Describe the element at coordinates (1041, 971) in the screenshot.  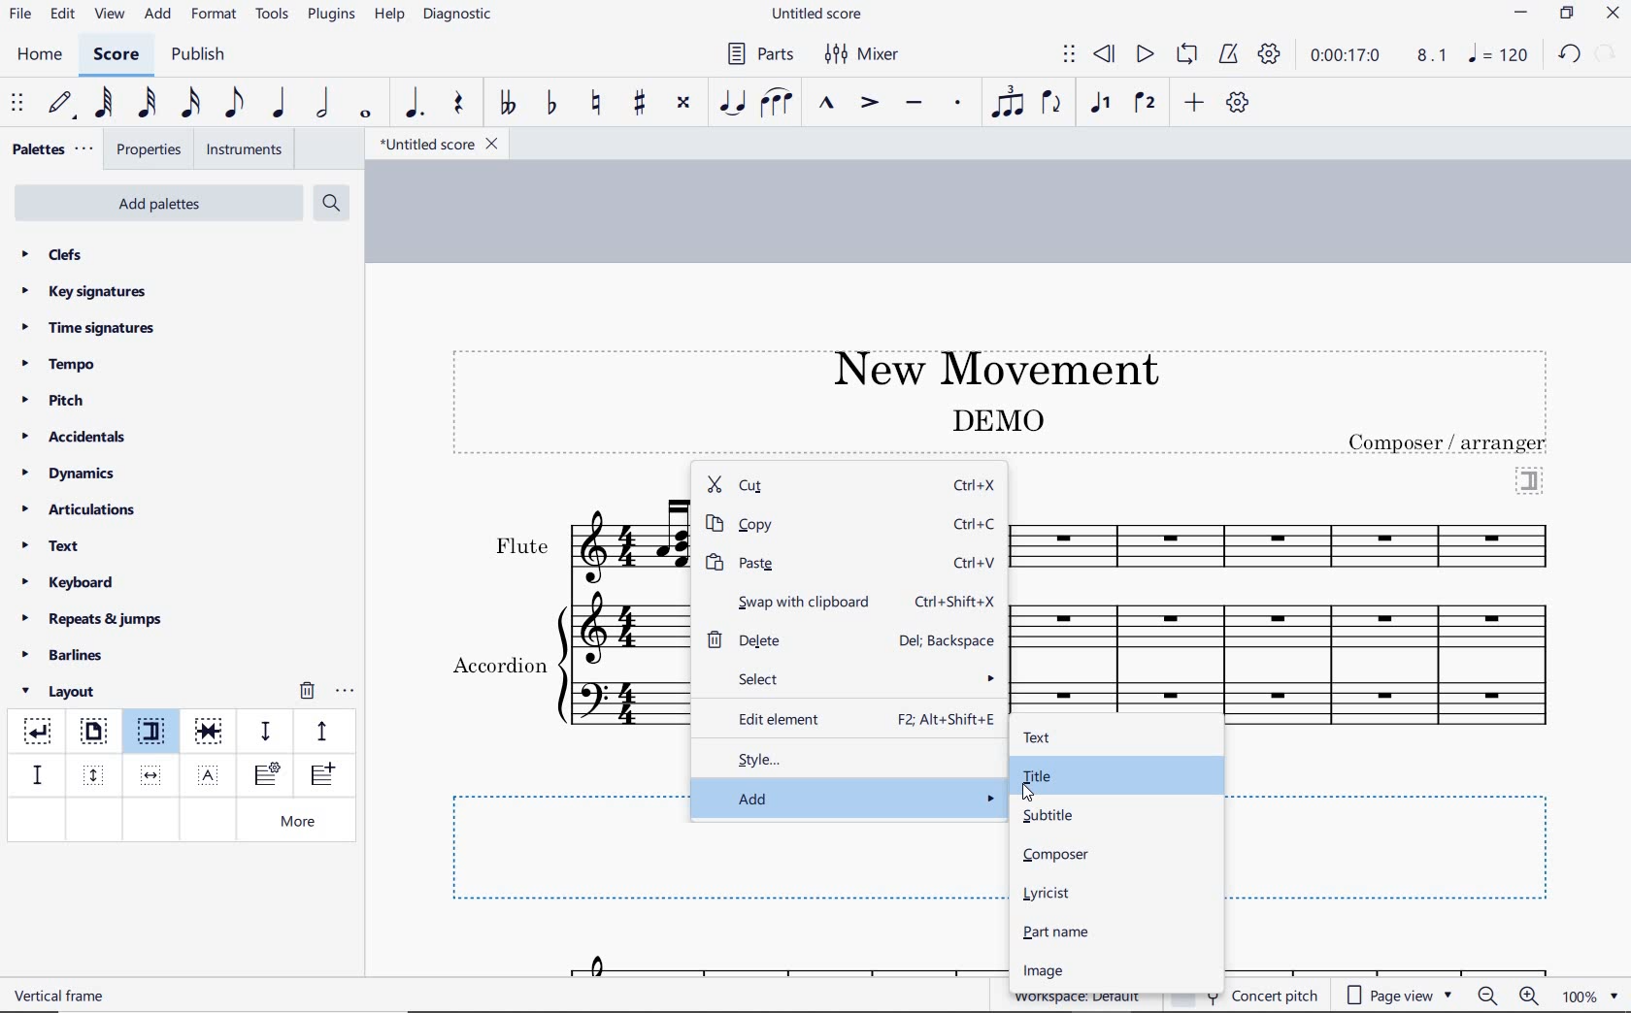
I see `image` at that location.